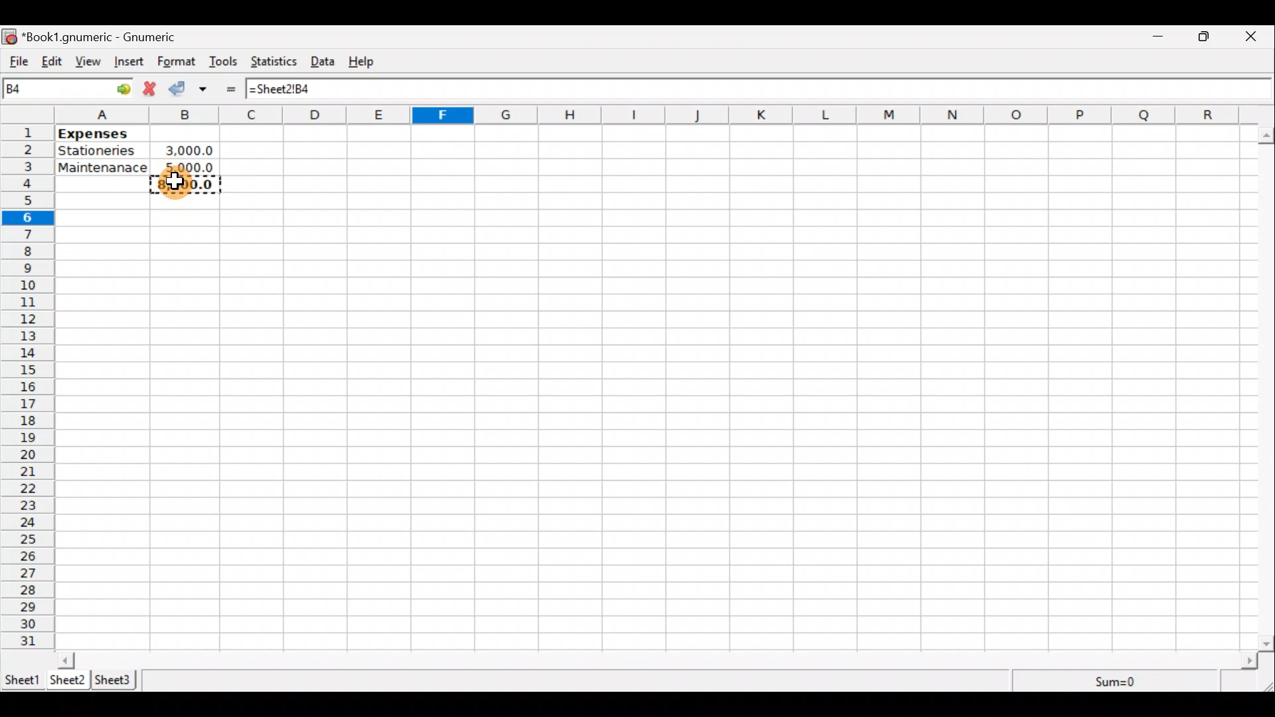 This screenshot has width=1275, height=717. Describe the element at coordinates (152, 90) in the screenshot. I see `Cancel change` at that location.